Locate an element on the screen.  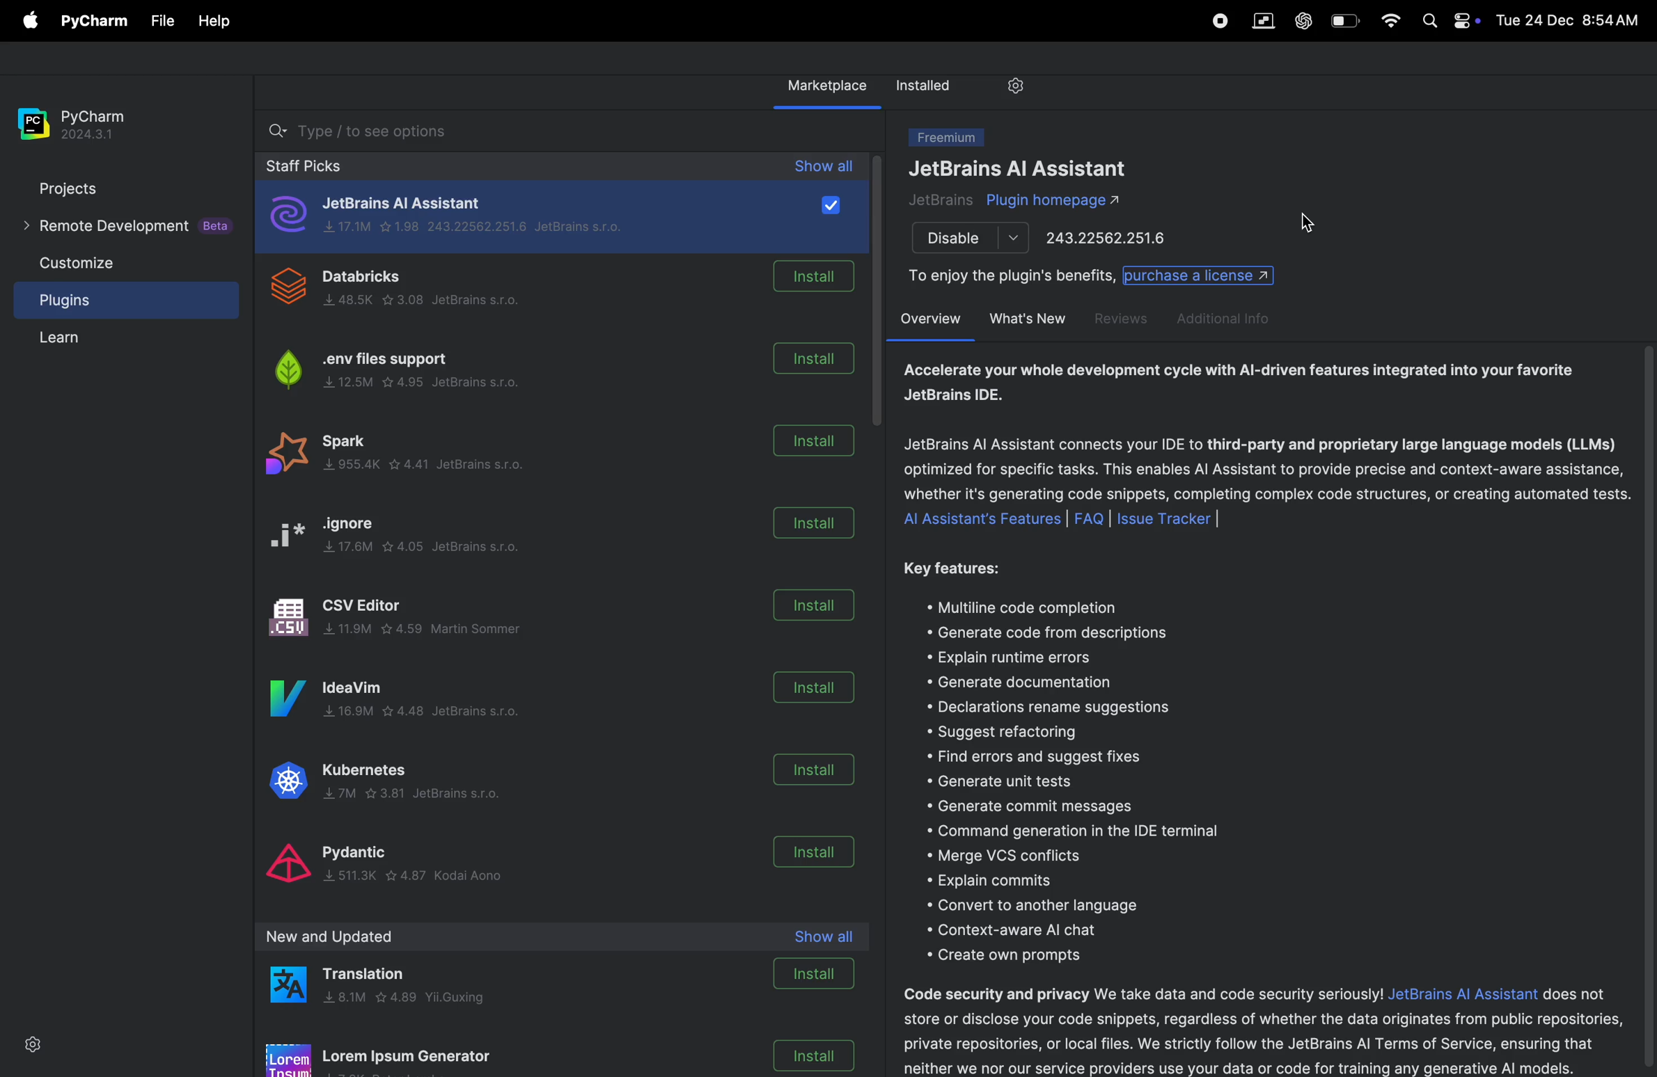
over view is located at coordinates (932, 321).